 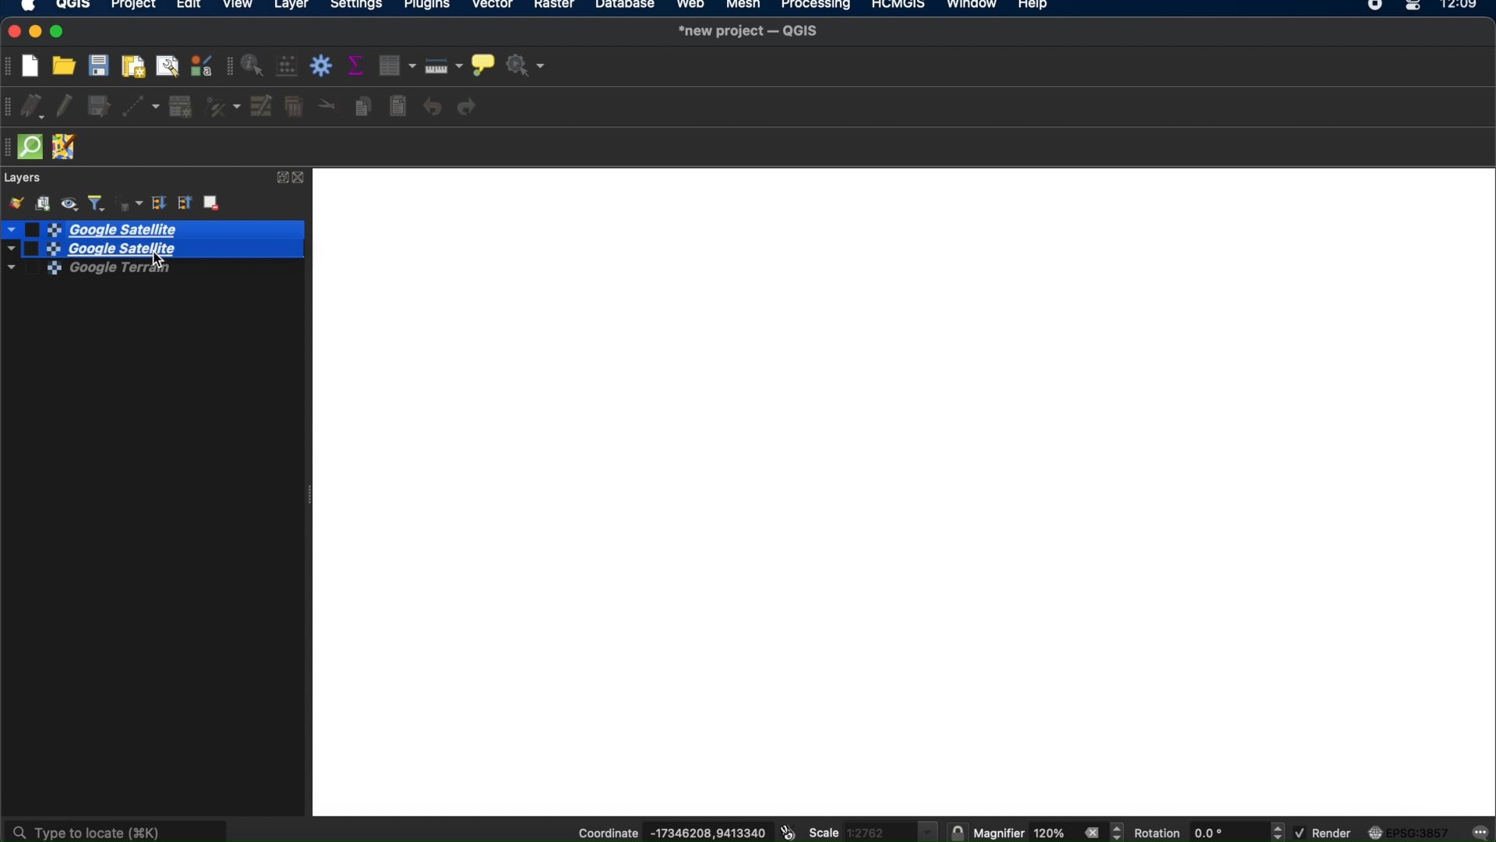 I want to click on new project, so click(x=35, y=64).